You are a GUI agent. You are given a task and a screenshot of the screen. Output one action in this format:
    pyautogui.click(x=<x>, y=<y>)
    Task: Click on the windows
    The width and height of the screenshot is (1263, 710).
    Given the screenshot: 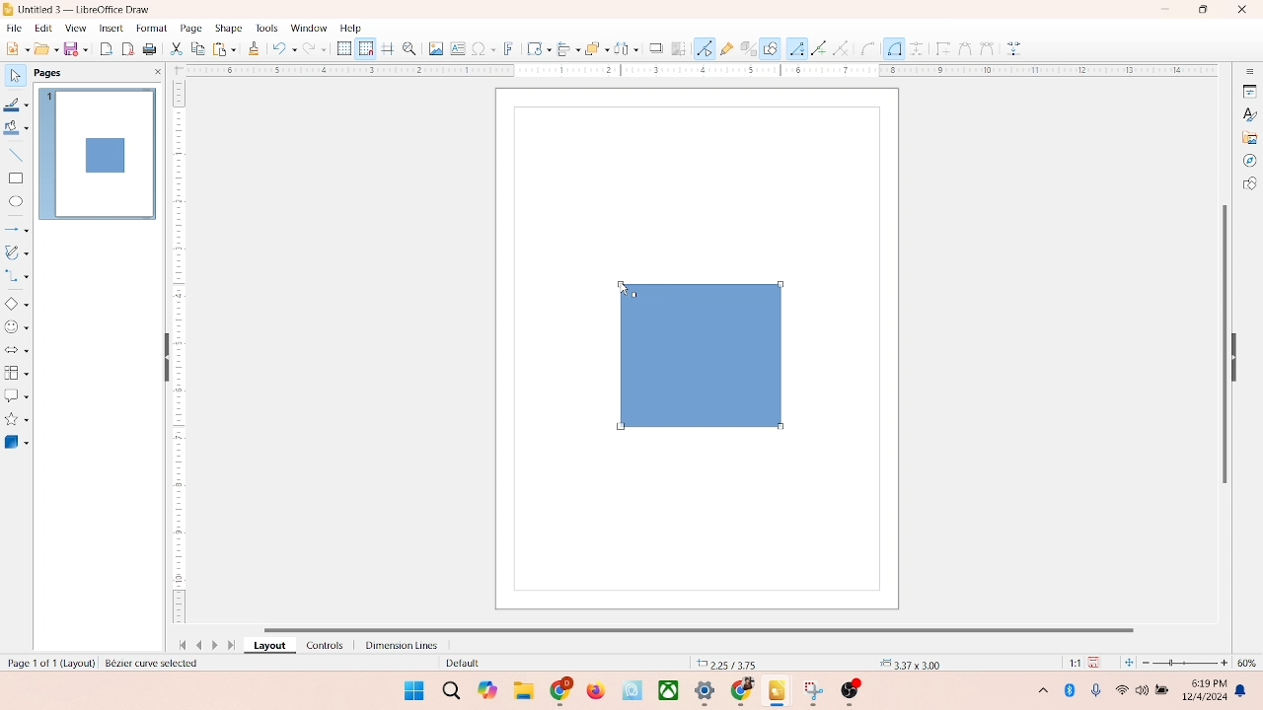 What is the action you would take?
    pyautogui.click(x=411, y=690)
    